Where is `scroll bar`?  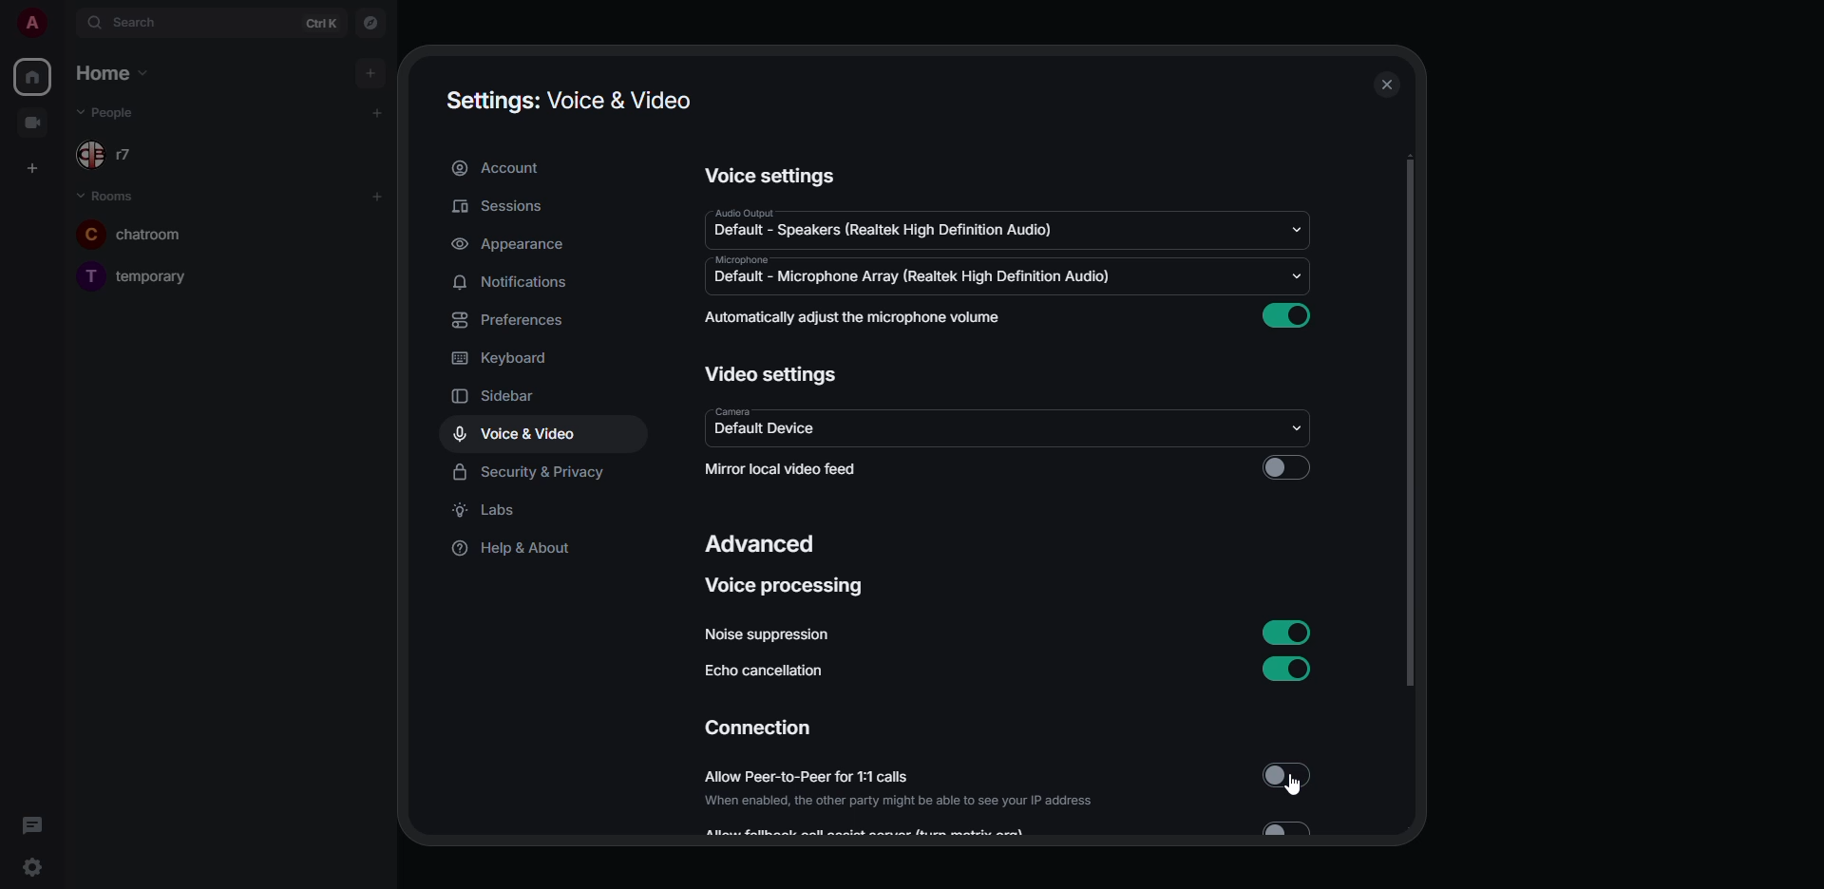
scroll bar is located at coordinates (1408, 423).